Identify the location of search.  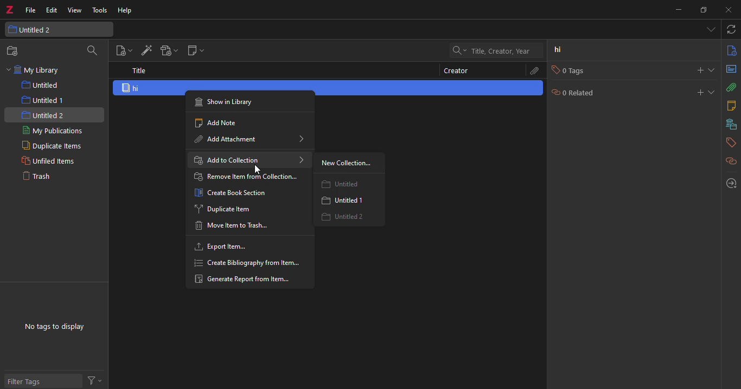
(495, 50).